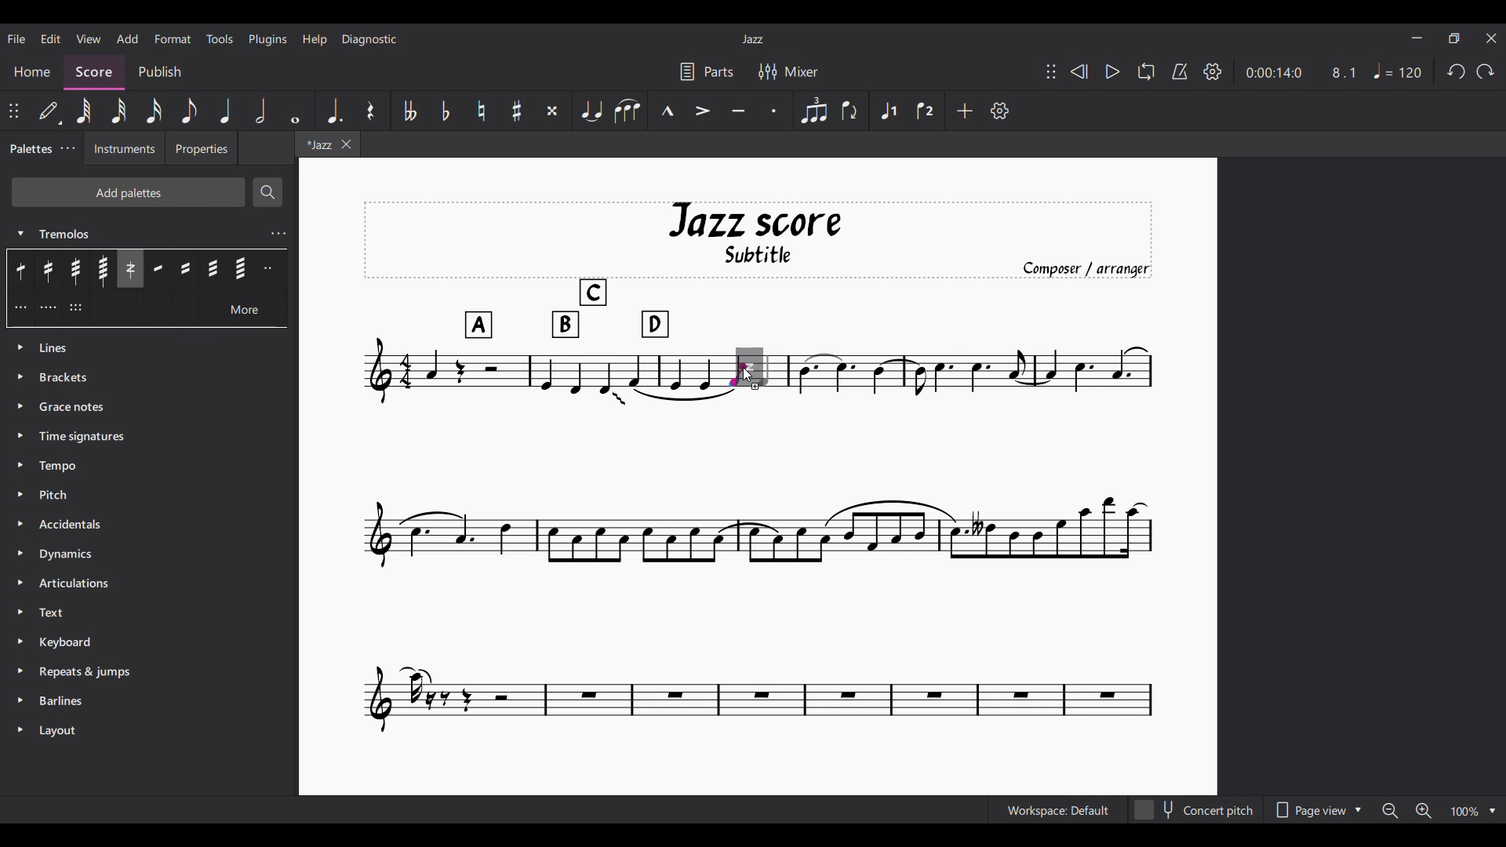 The image size is (1506, 847). I want to click on Flip direction, so click(852, 111).